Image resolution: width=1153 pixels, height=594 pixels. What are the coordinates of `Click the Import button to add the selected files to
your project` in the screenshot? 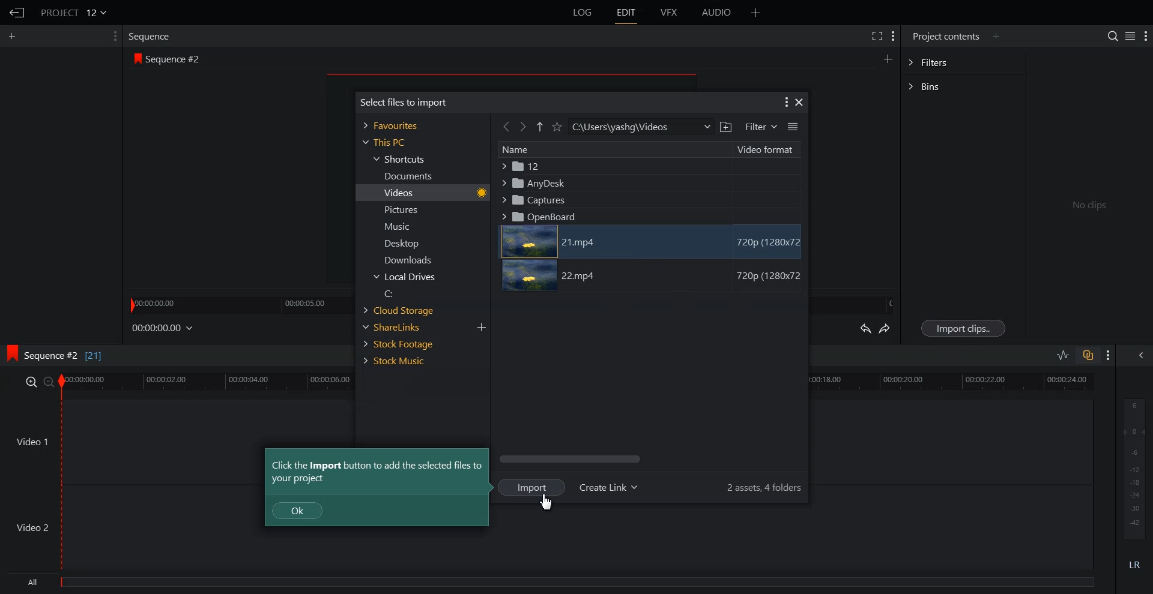 It's located at (377, 472).